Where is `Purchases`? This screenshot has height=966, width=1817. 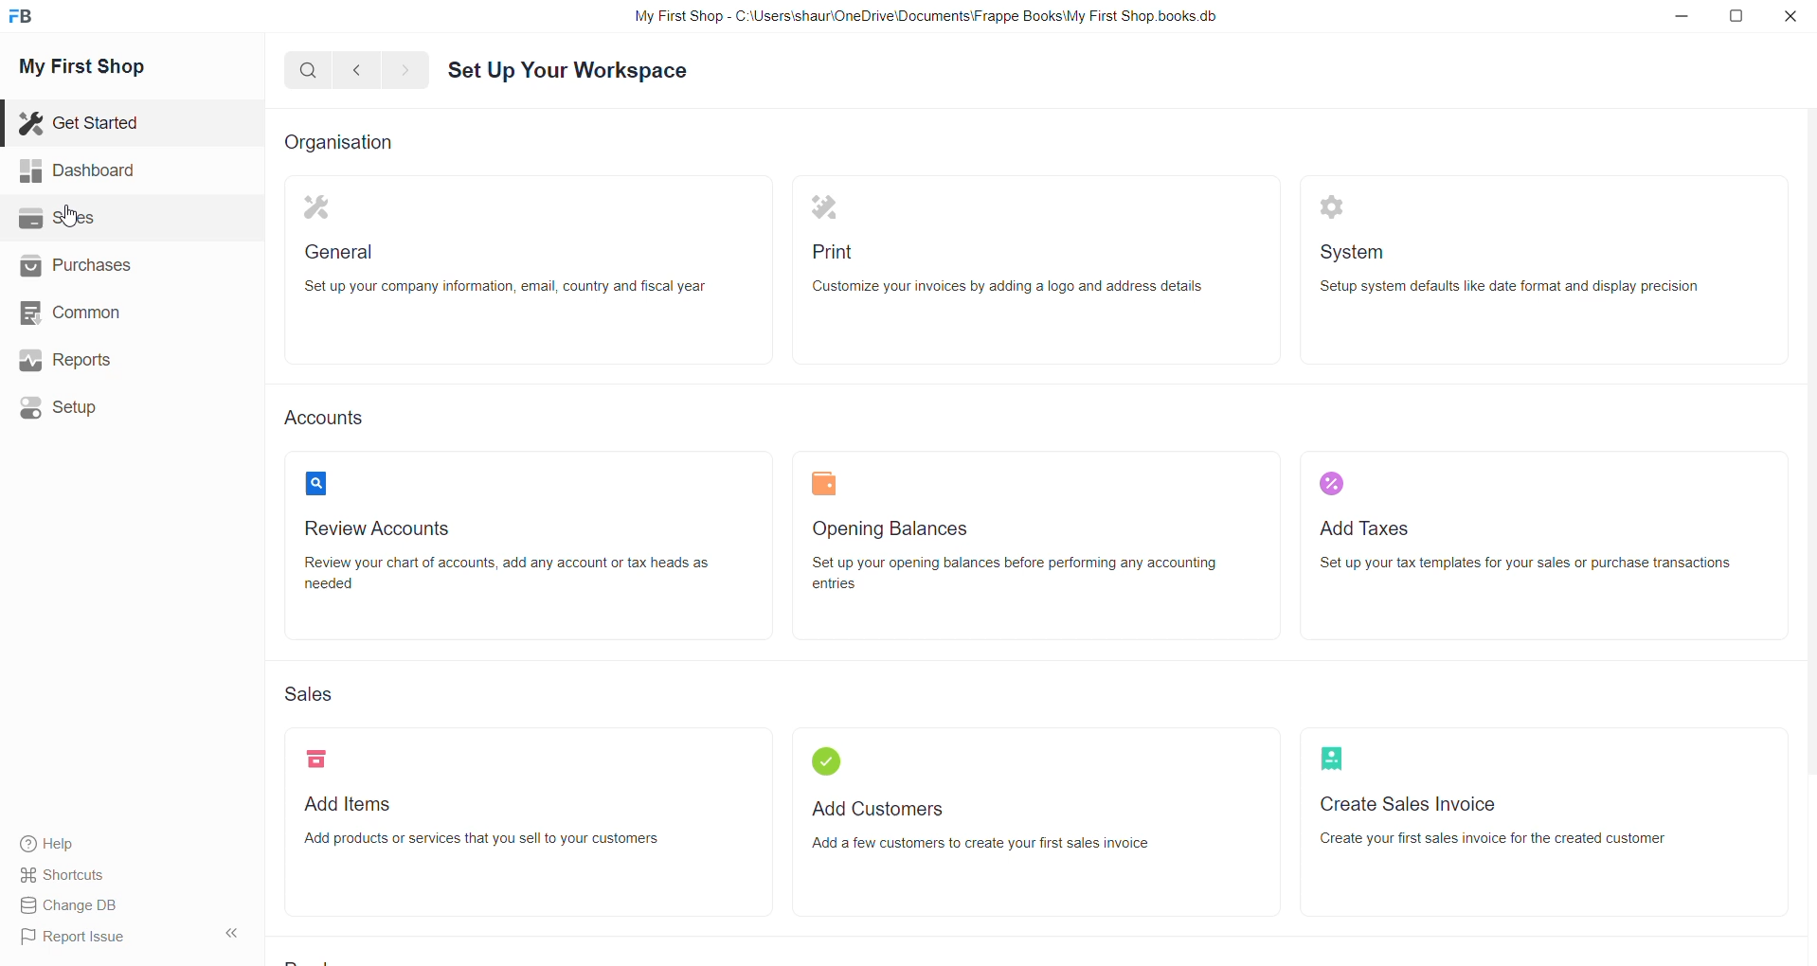 Purchases is located at coordinates (77, 271).